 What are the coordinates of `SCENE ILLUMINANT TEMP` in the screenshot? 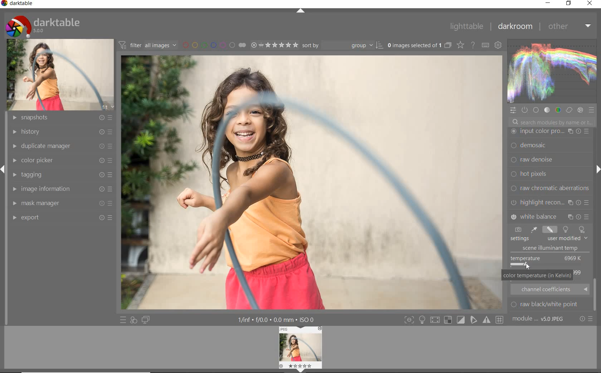 It's located at (553, 248).